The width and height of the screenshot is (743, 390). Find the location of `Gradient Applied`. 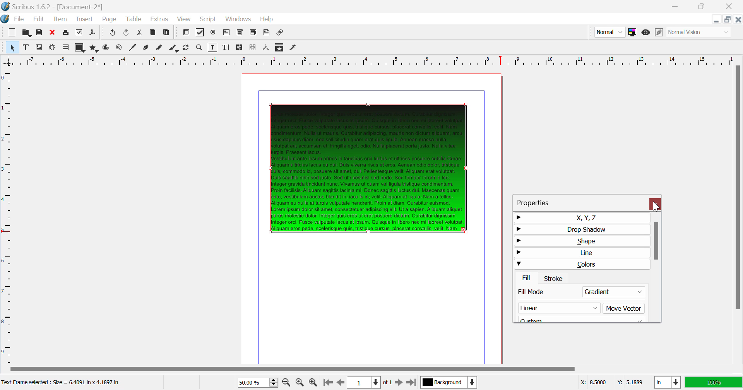

Gradient Applied is located at coordinates (369, 166).